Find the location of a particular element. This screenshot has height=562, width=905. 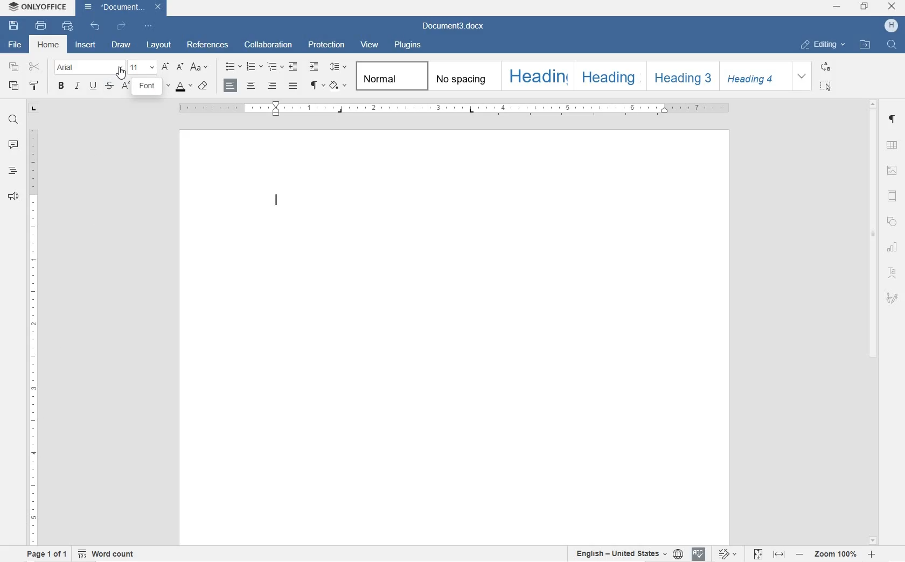

BOLD is located at coordinates (61, 88).